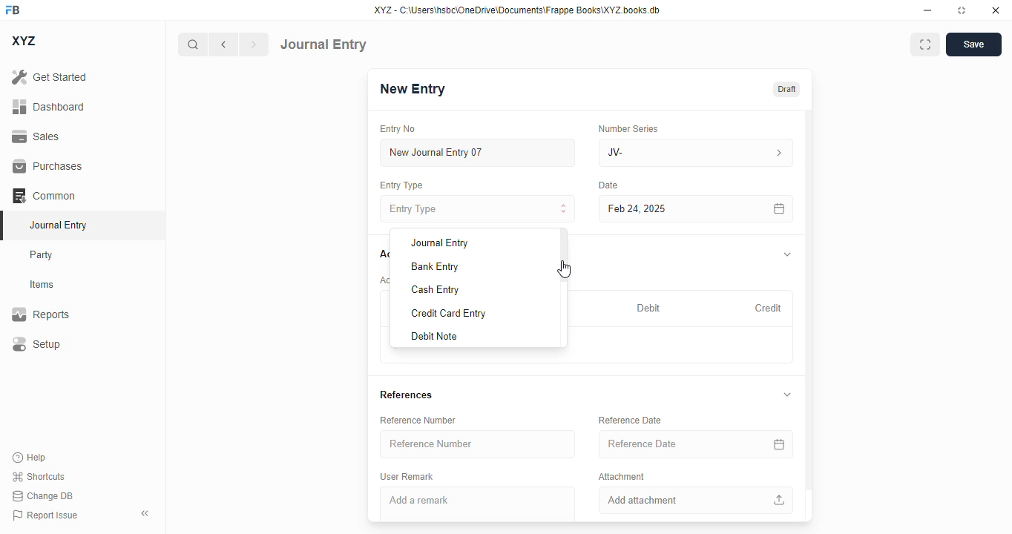  Describe the element at coordinates (479, 444) in the screenshot. I see `reference number` at that location.